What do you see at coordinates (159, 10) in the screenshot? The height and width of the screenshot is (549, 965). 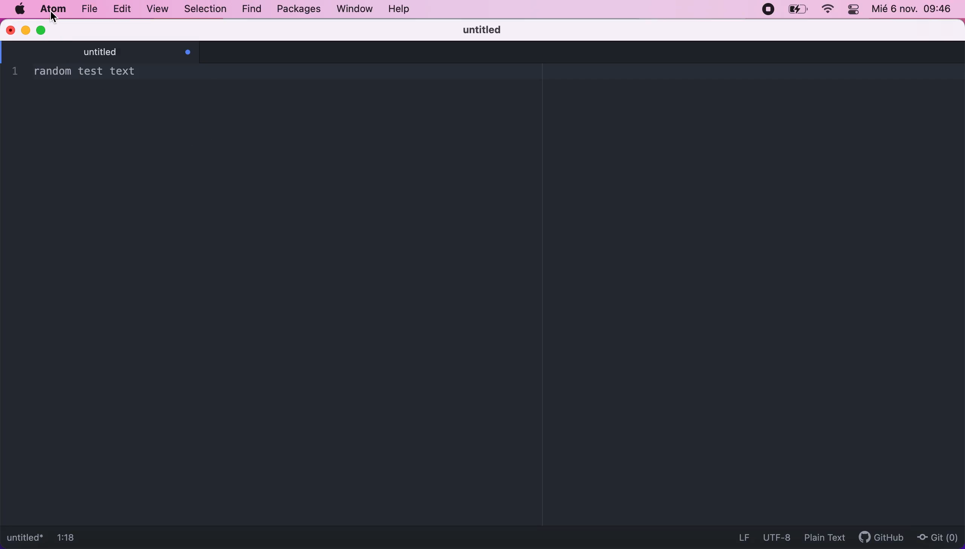 I see `view` at bounding box center [159, 10].